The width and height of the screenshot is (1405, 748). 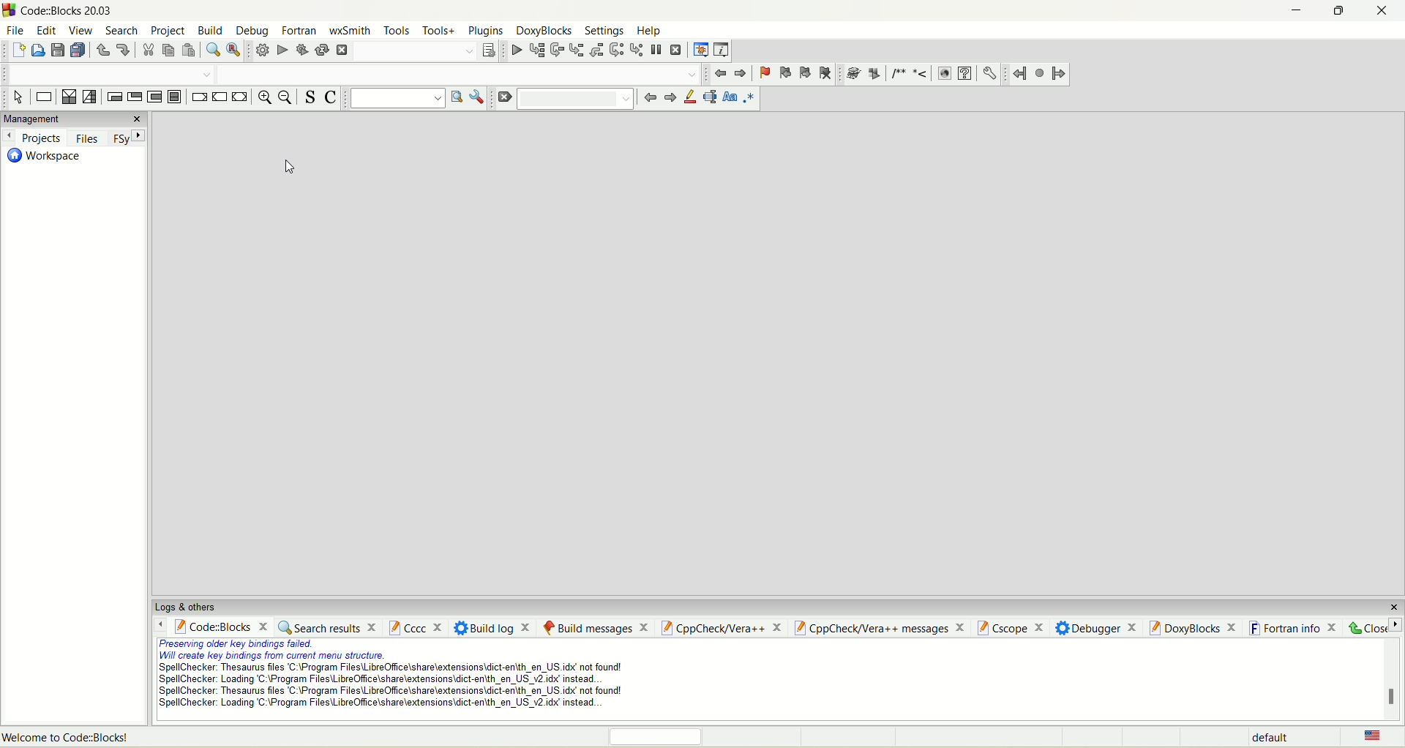 I want to click on debug, so click(x=514, y=50).